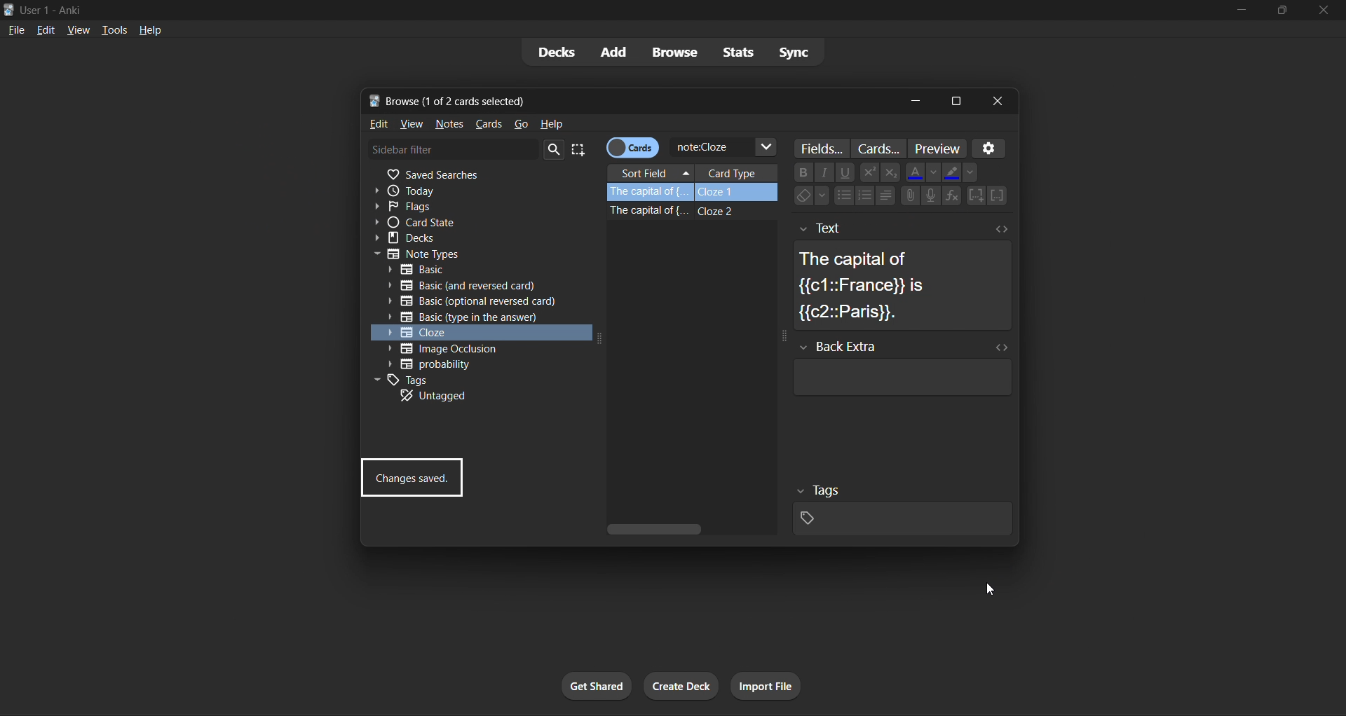 This screenshot has height=716, width=1346. What do you see at coordinates (46, 29) in the screenshot?
I see `edit` at bounding box center [46, 29].